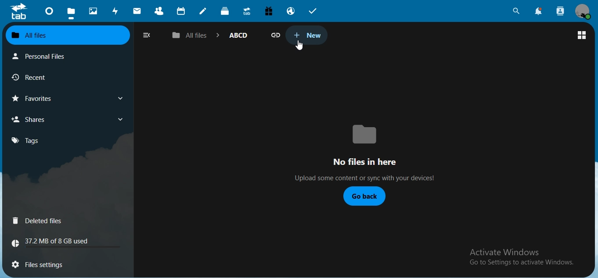 This screenshot has width=598, height=278. What do you see at coordinates (559, 11) in the screenshot?
I see `search contacts` at bounding box center [559, 11].